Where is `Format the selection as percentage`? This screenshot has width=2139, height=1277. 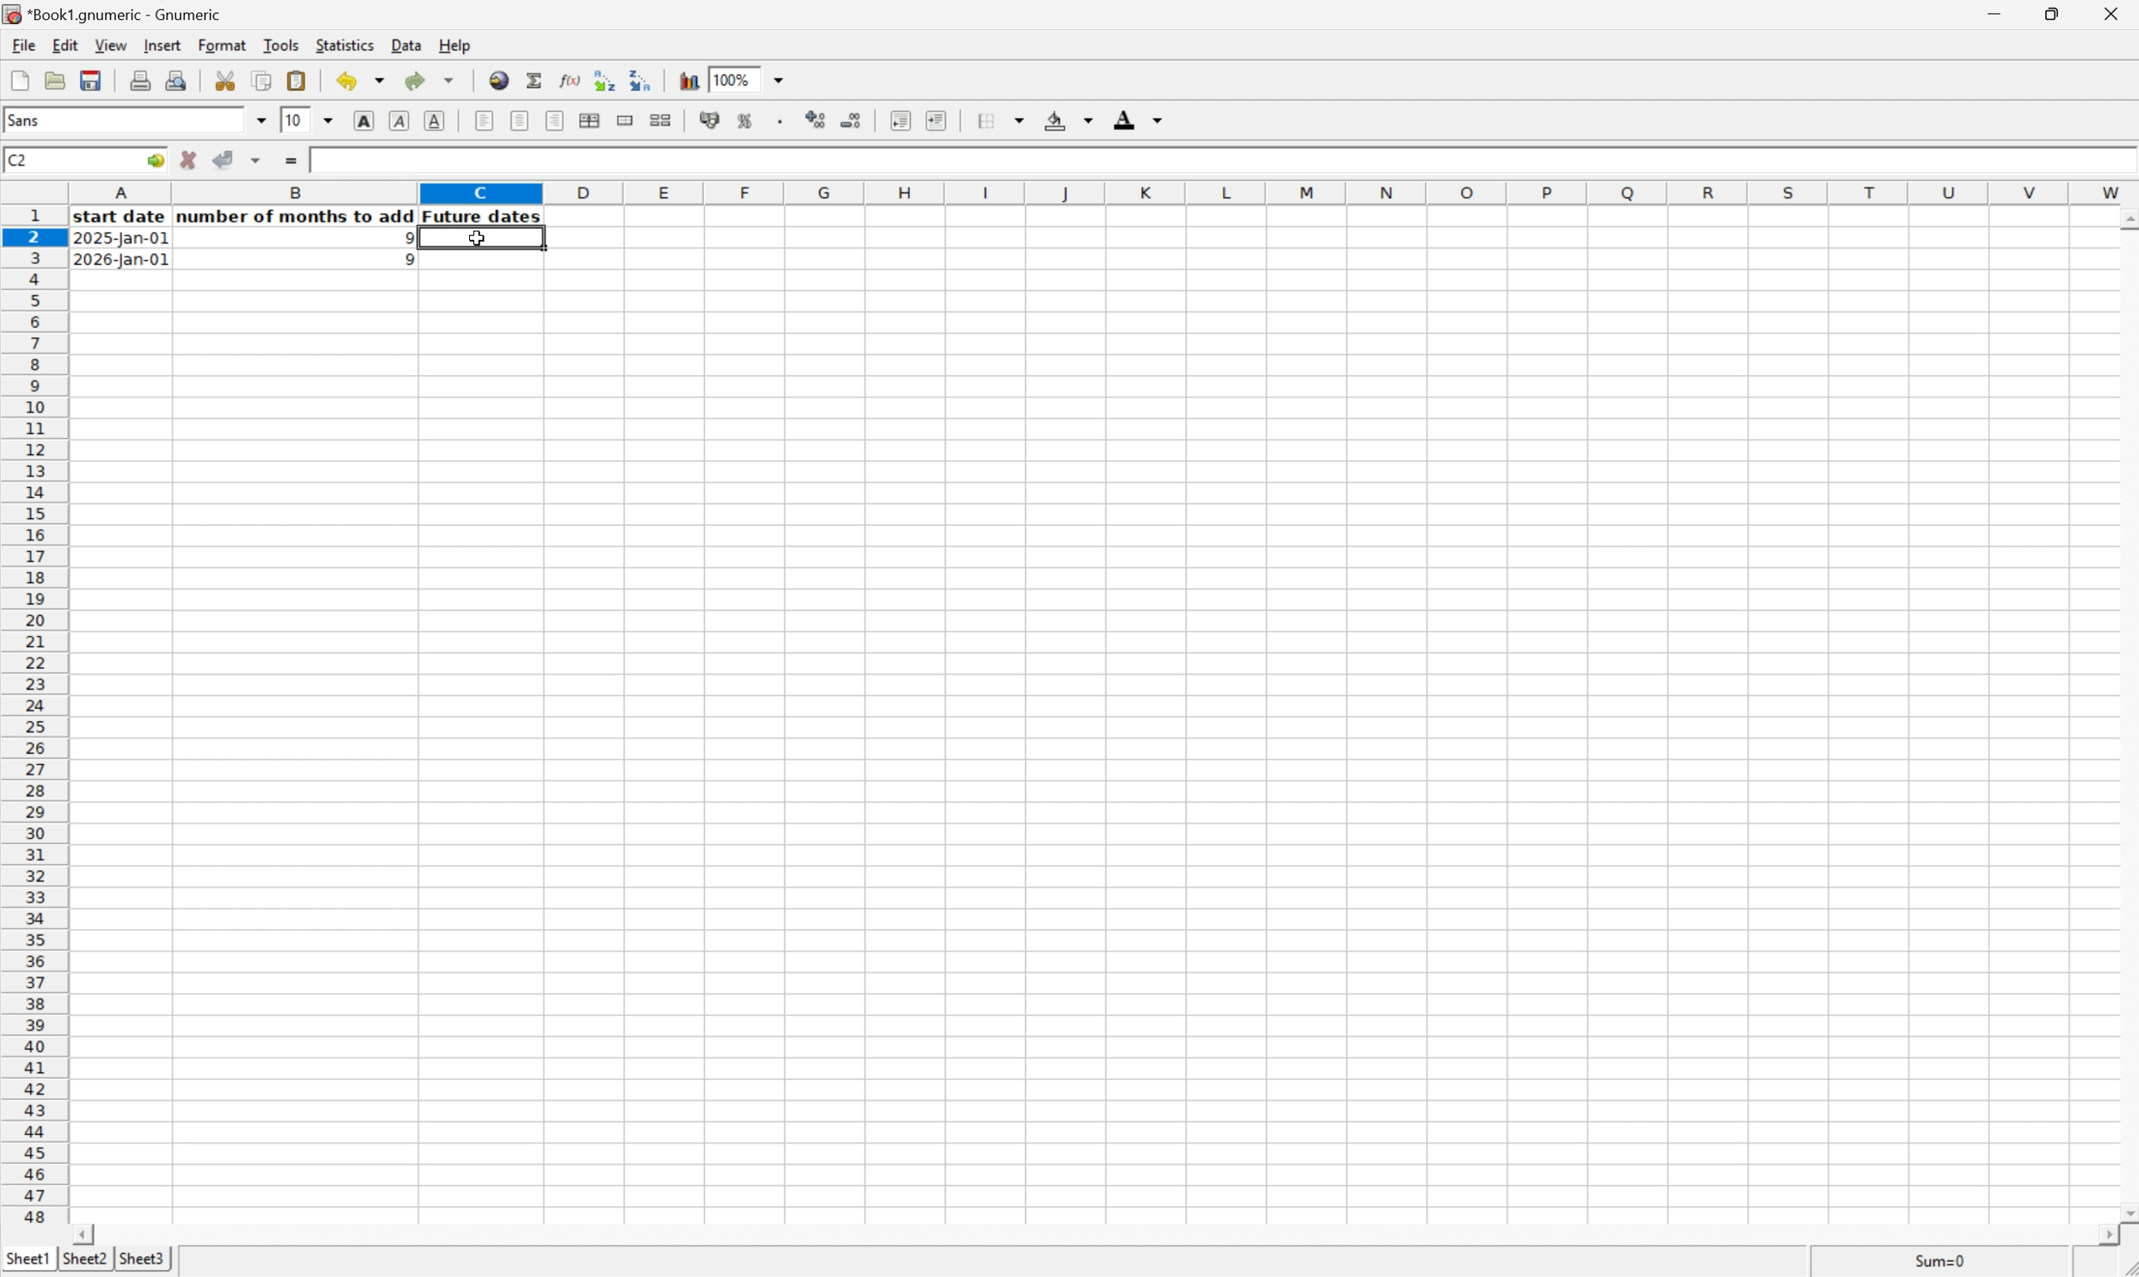 Format the selection as percentage is located at coordinates (747, 123).